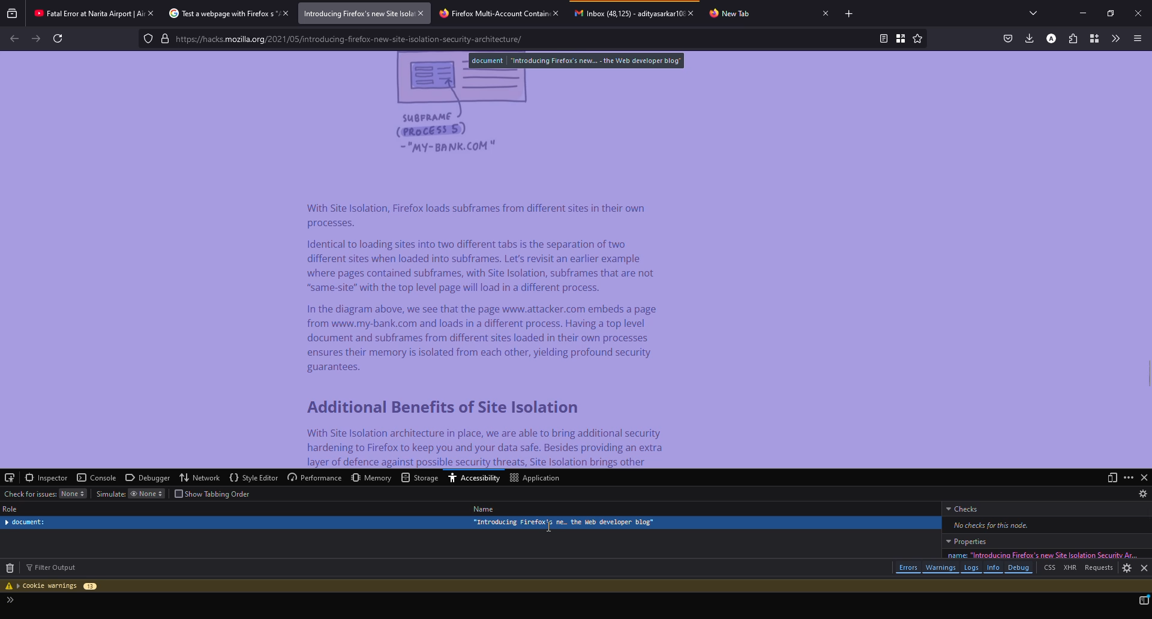 The image size is (1152, 619). Describe the element at coordinates (731, 14) in the screenshot. I see `tab` at that location.